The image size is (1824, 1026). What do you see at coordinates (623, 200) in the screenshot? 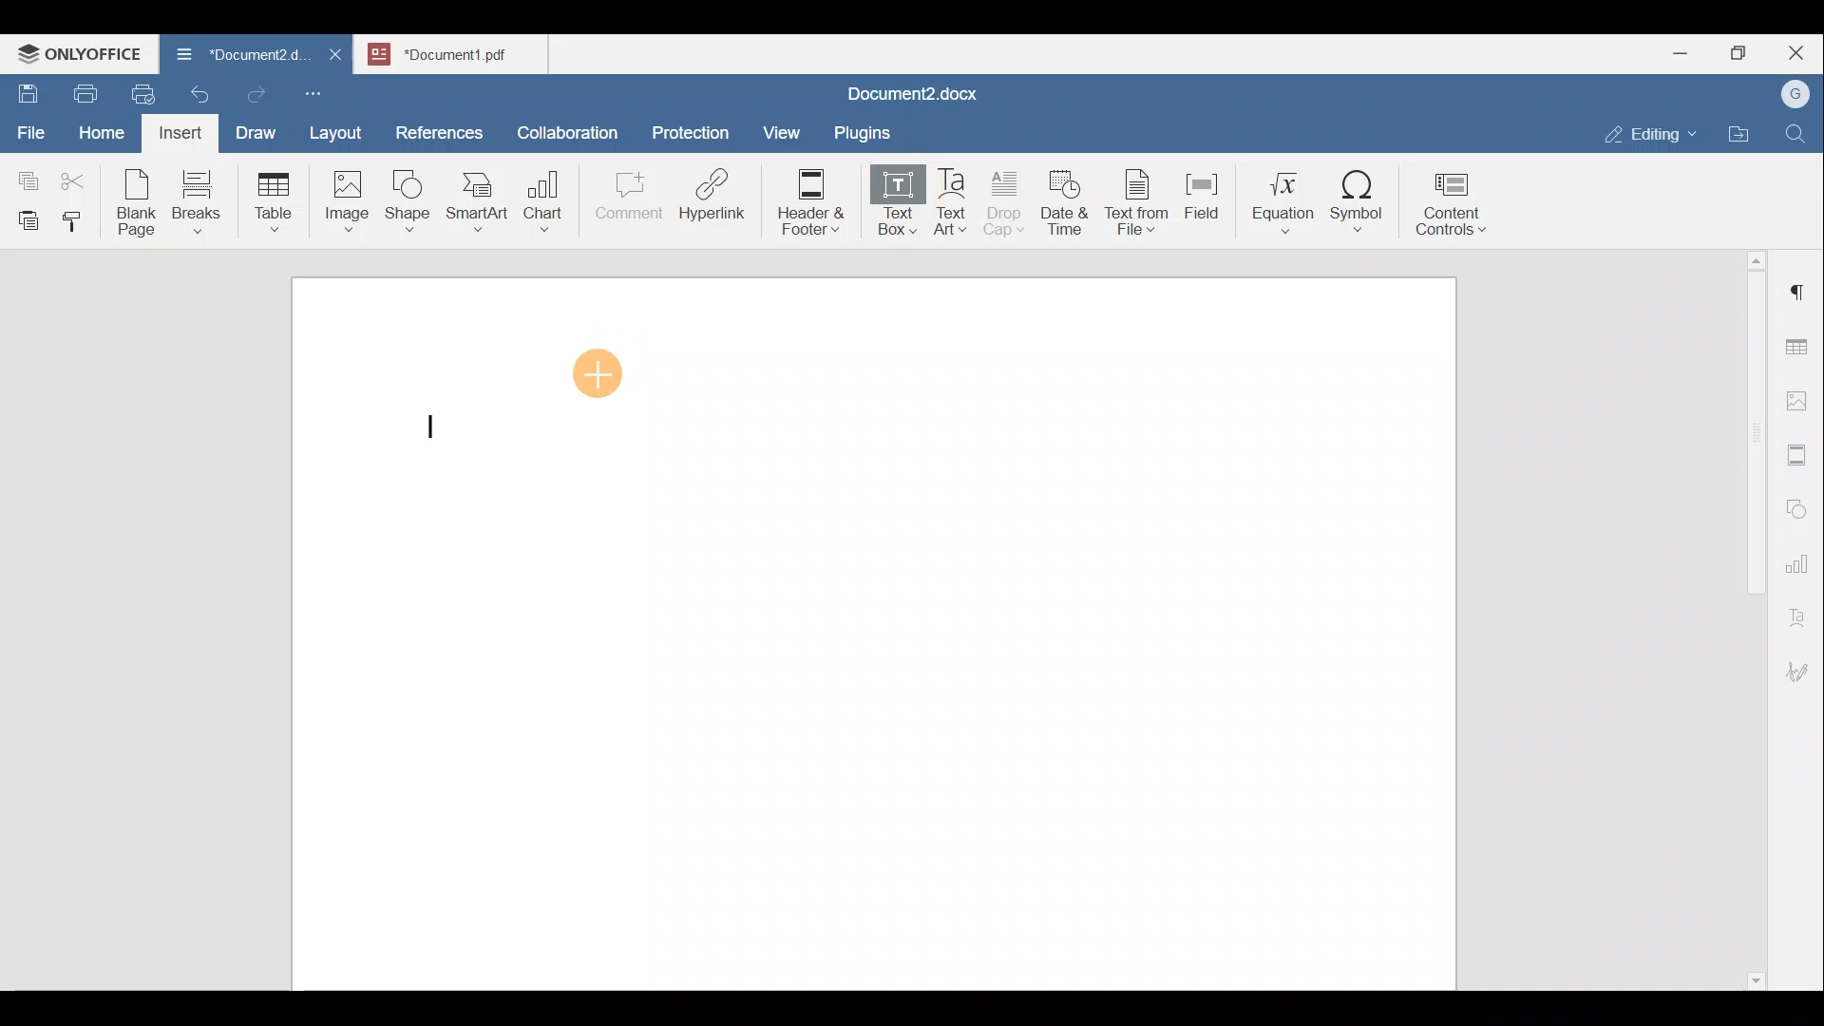
I see `Comment` at bounding box center [623, 200].